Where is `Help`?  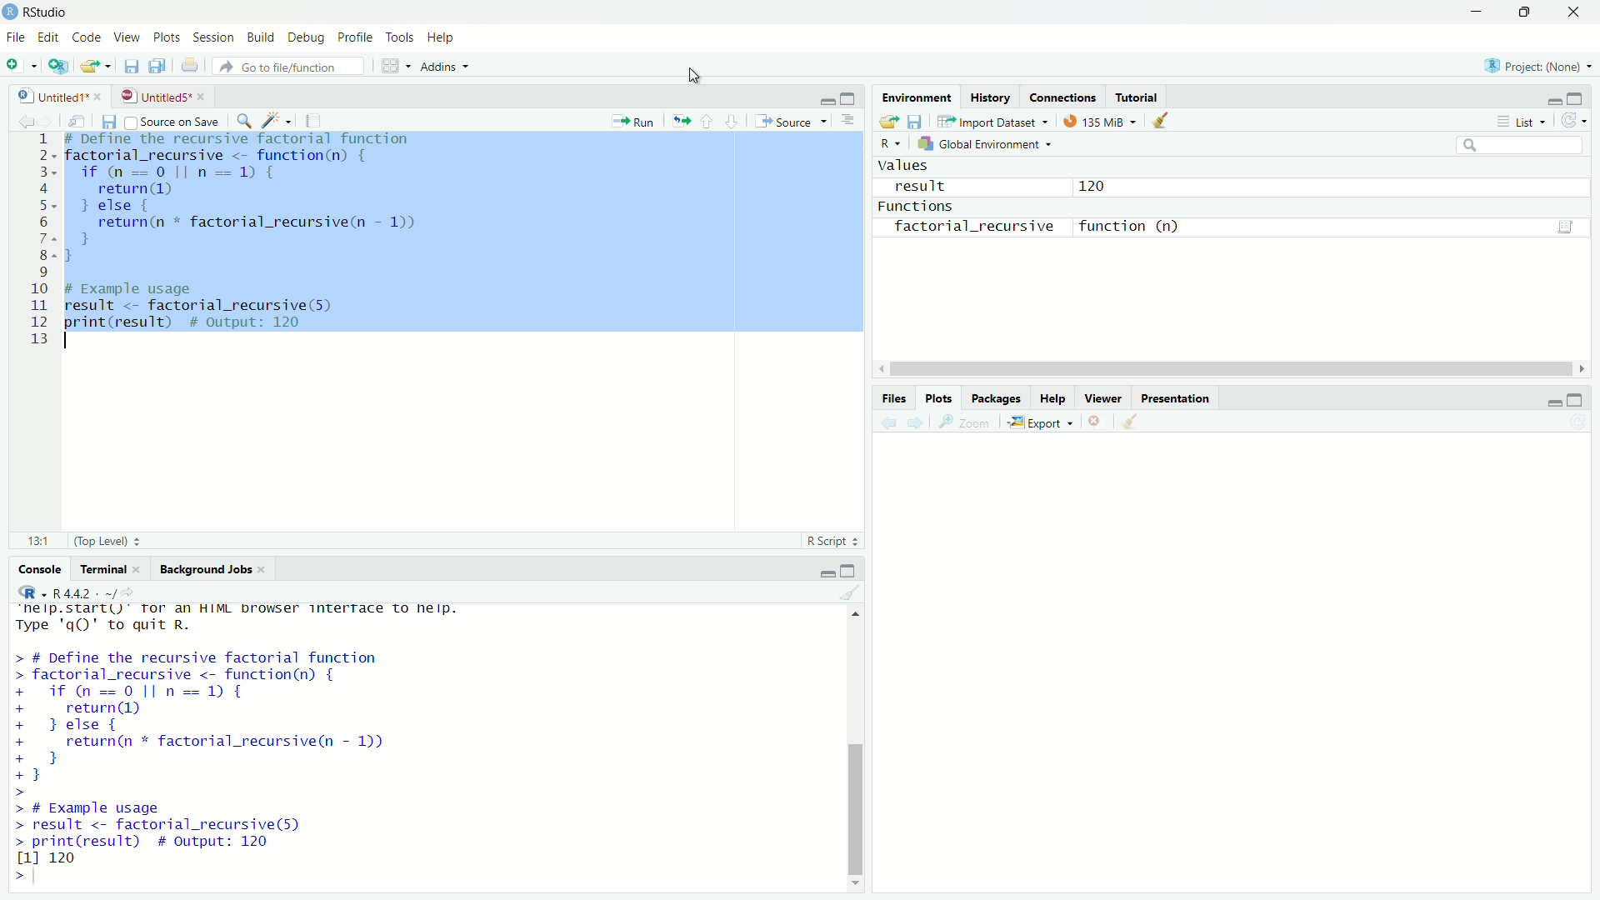
Help is located at coordinates (442, 37).